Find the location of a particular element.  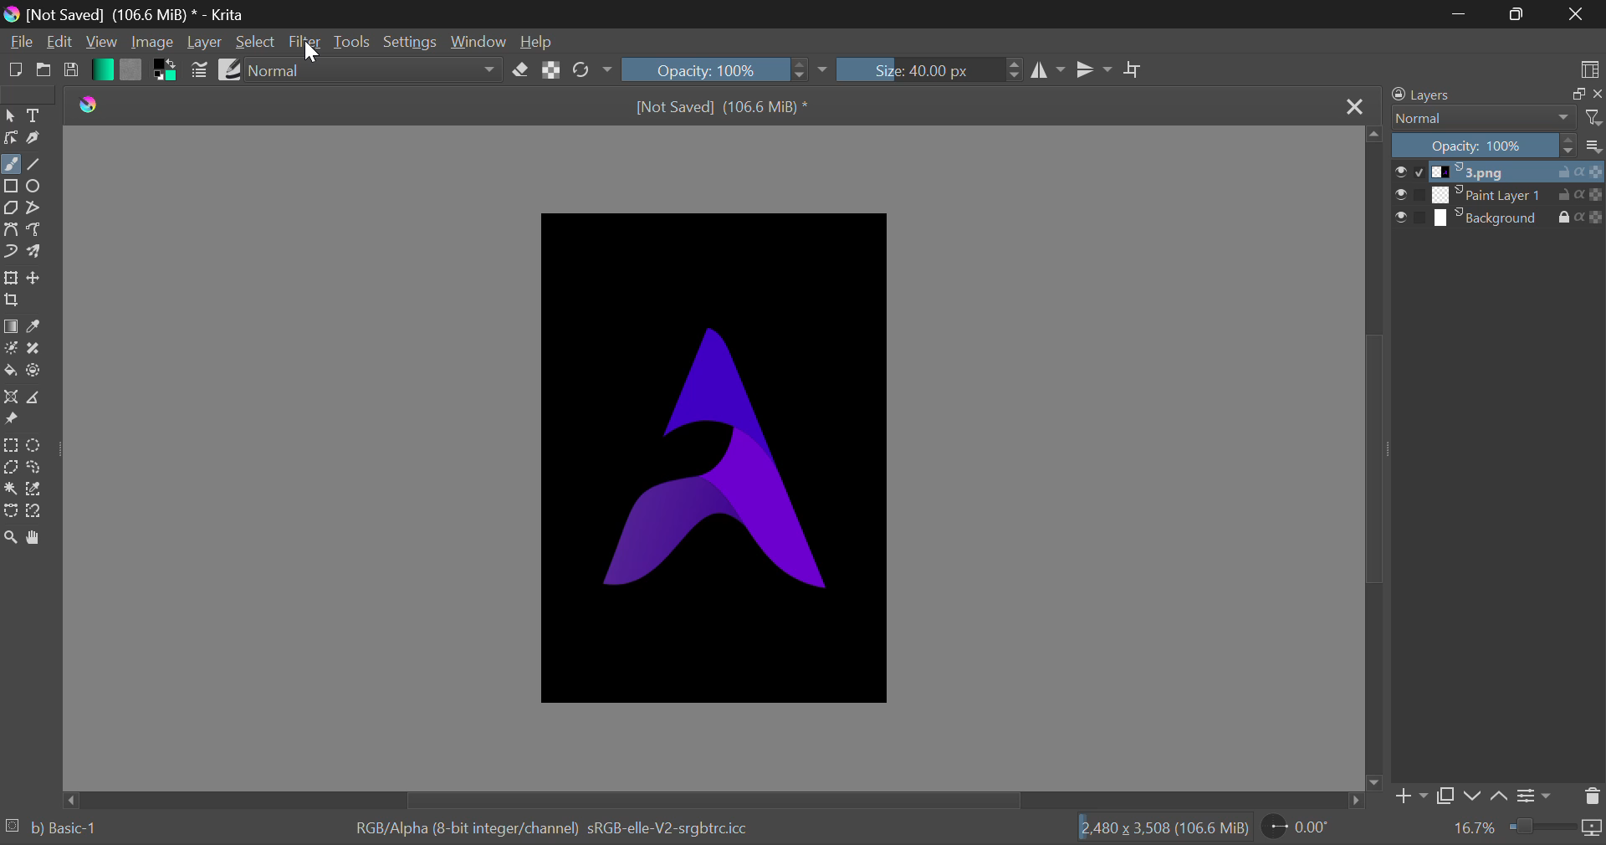

Tools is located at coordinates (353, 44).